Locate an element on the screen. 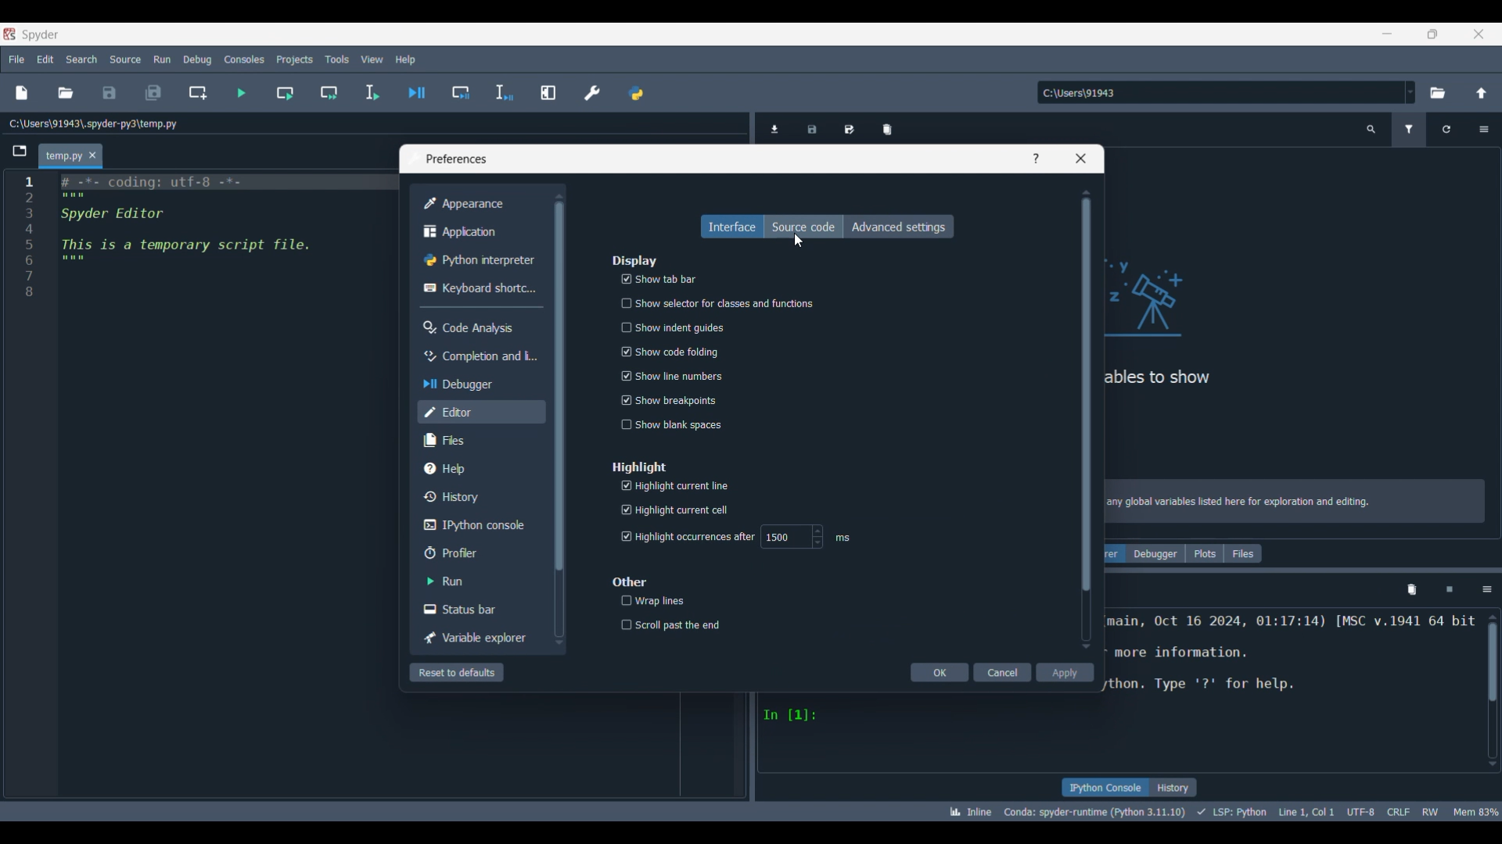 The height and width of the screenshot is (844, 1502). Debugger is located at coordinates (1155, 553).